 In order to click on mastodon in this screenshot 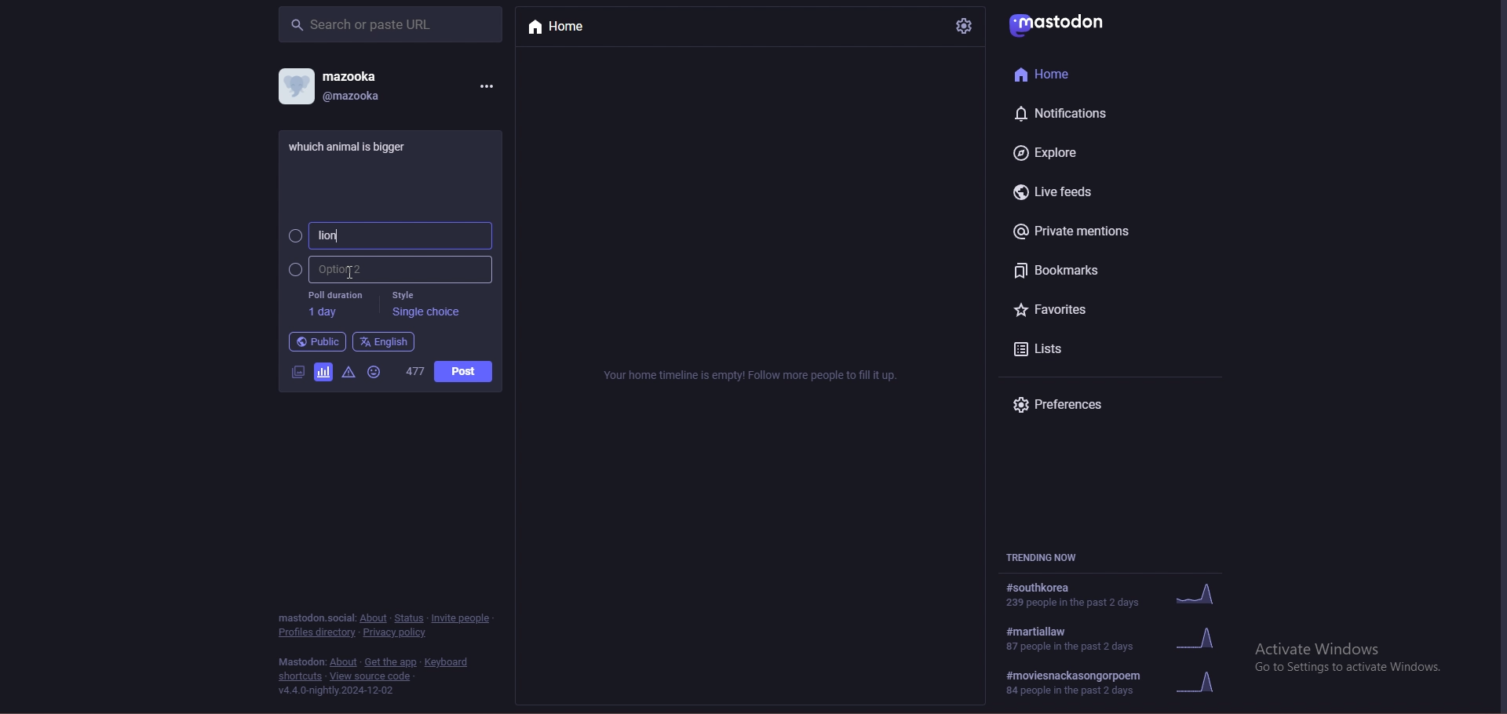, I will do `click(1064, 22)`.